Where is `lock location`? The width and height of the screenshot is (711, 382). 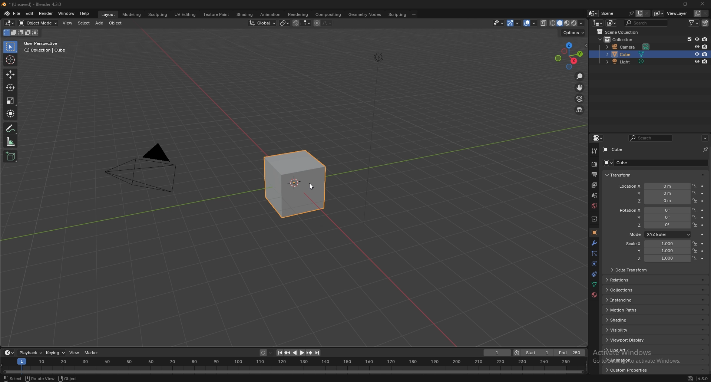 lock location is located at coordinates (695, 193).